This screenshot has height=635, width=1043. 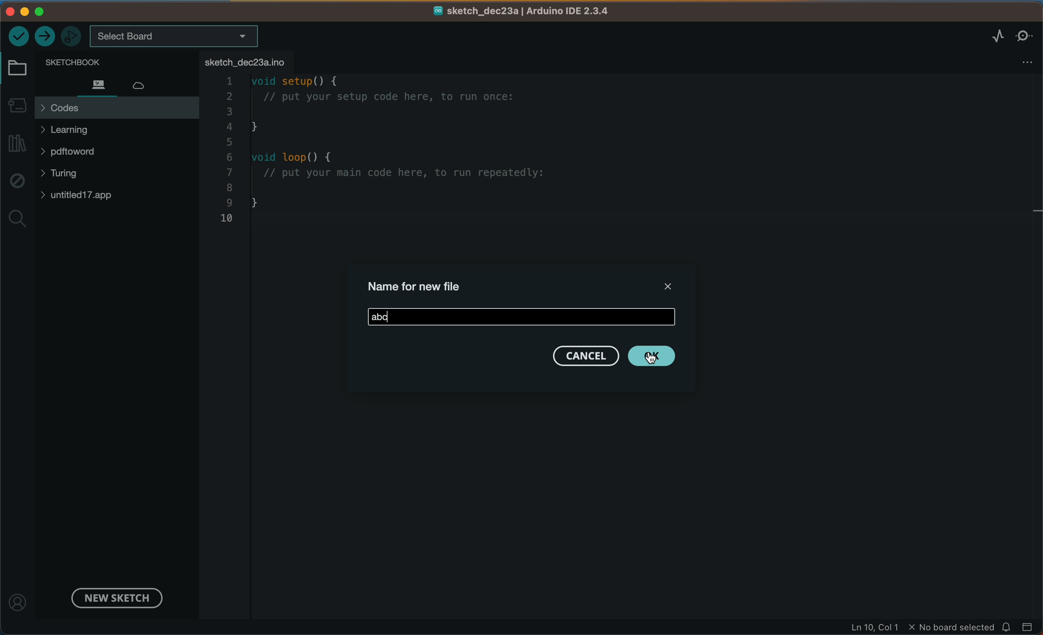 I want to click on file information, so click(x=921, y=627).